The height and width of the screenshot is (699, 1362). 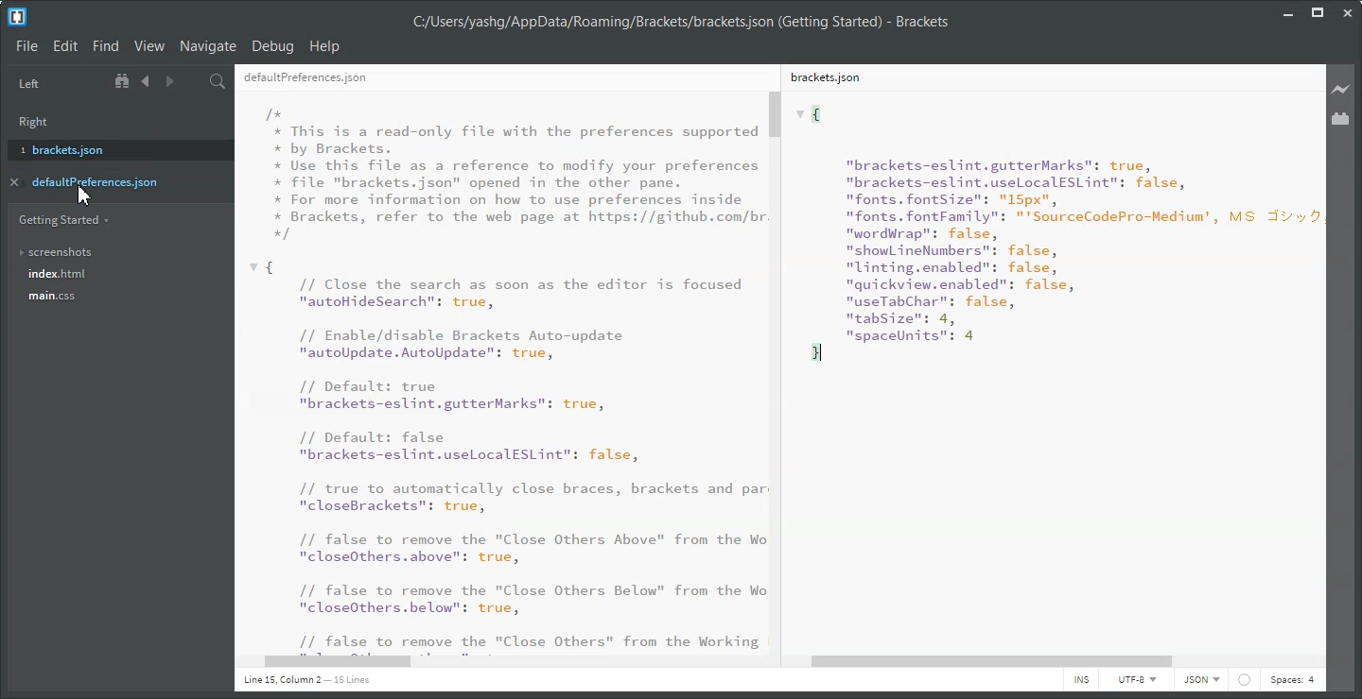 What do you see at coordinates (1319, 357) in the screenshot?
I see `Vertical scroll bar` at bounding box center [1319, 357].